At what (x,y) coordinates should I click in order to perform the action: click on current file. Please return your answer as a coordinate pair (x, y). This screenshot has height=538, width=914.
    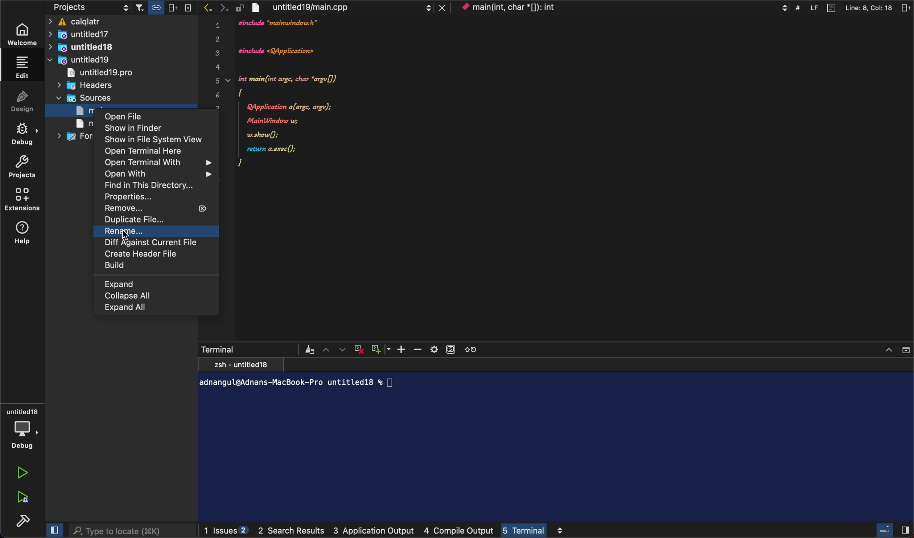
    Looking at the image, I should click on (156, 244).